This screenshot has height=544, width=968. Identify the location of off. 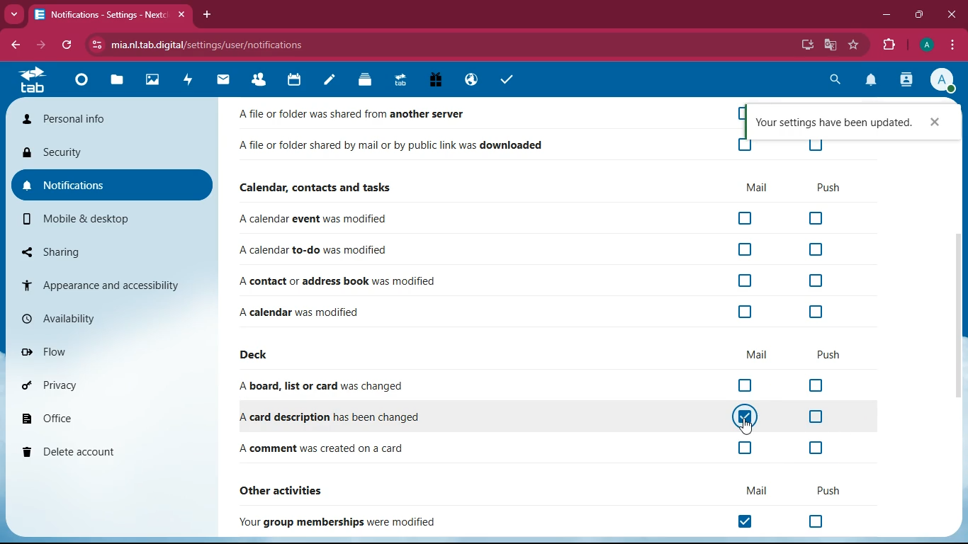
(742, 280).